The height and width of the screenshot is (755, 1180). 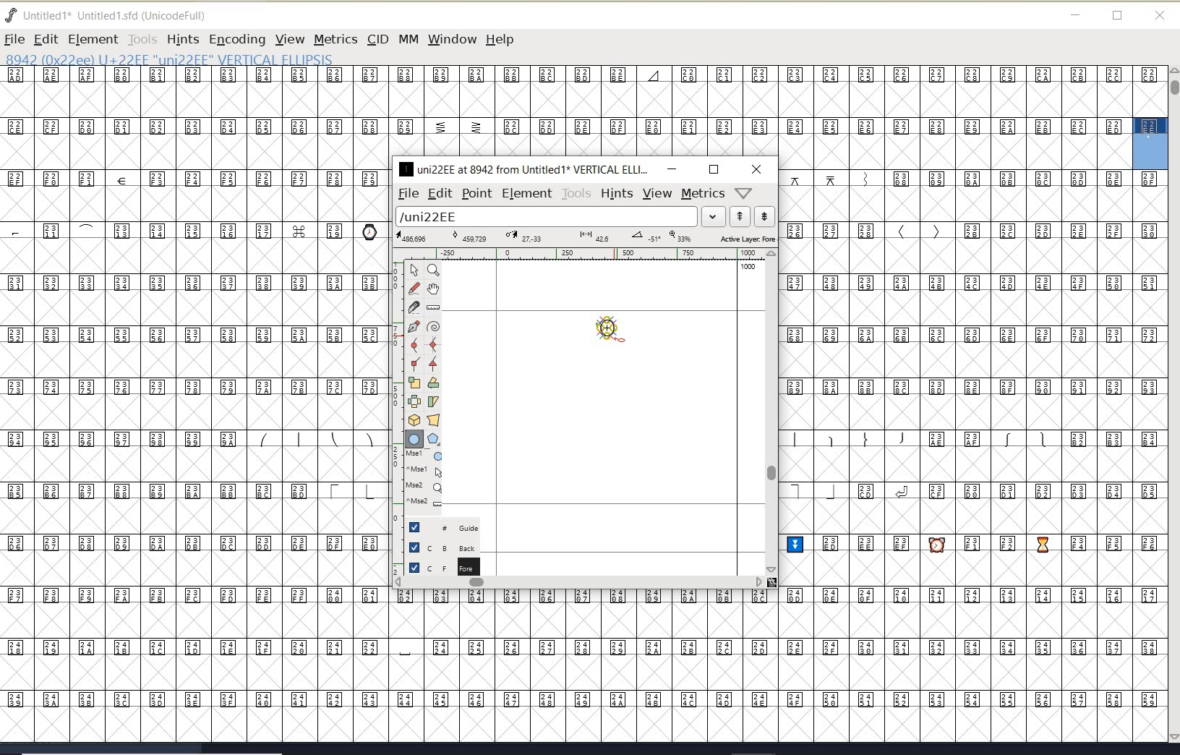 I want to click on background, so click(x=445, y=547).